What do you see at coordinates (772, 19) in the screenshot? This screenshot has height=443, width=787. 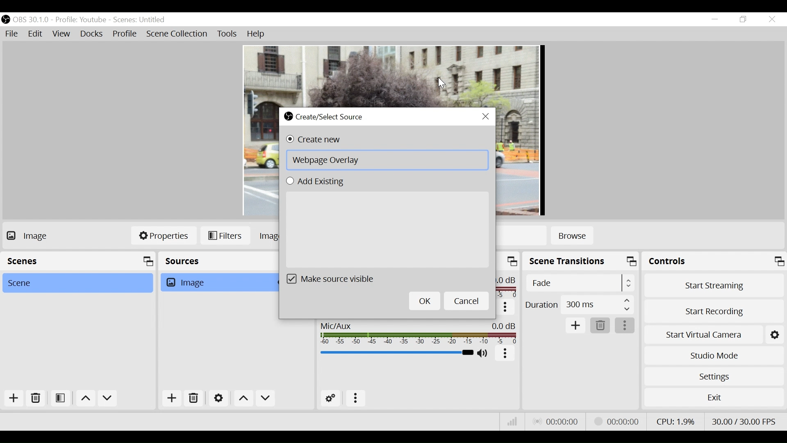 I see `Close` at bounding box center [772, 19].